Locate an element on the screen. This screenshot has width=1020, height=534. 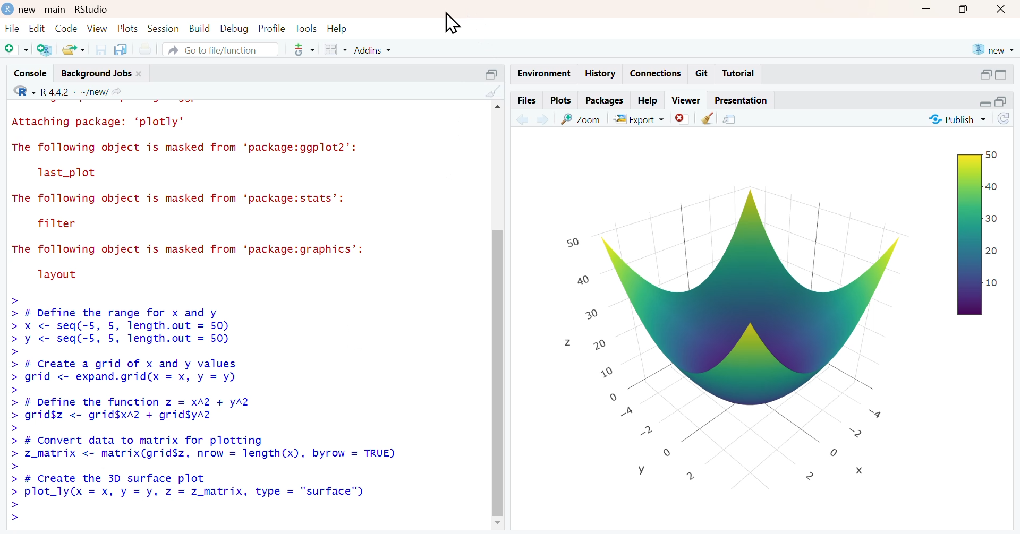
remove the current plot is located at coordinates (682, 118).